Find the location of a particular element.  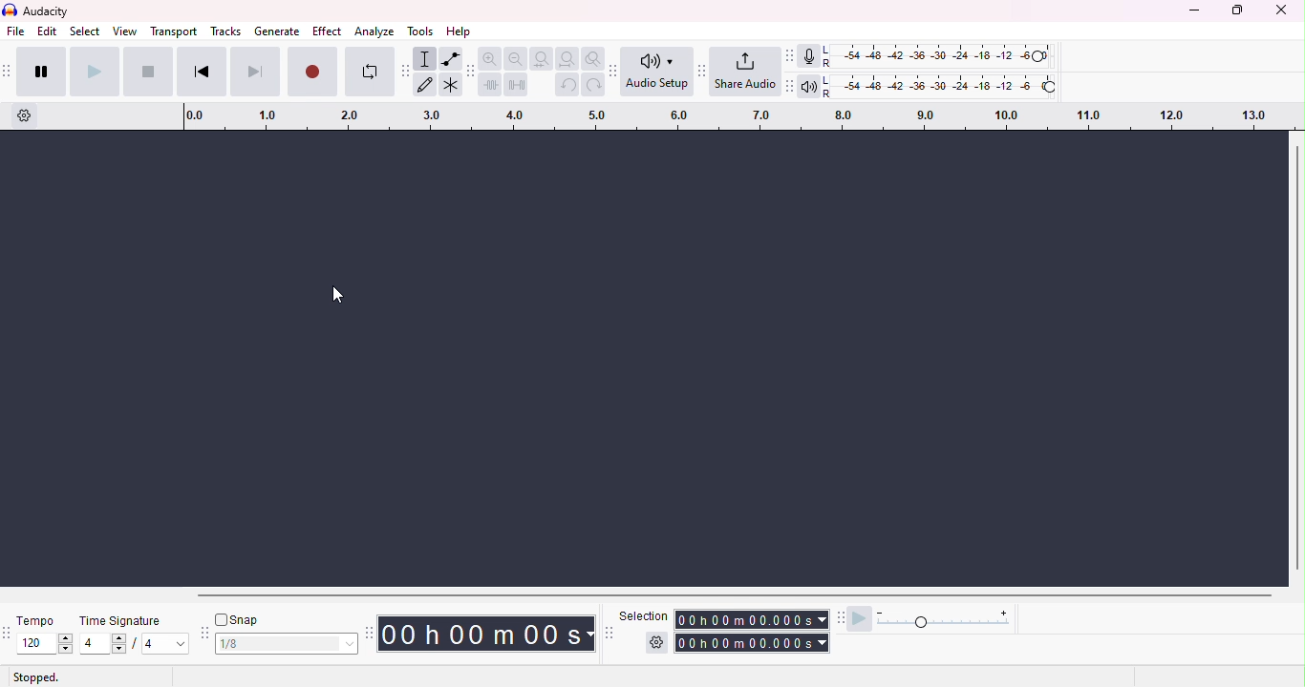

help is located at coordinates (458, 31).